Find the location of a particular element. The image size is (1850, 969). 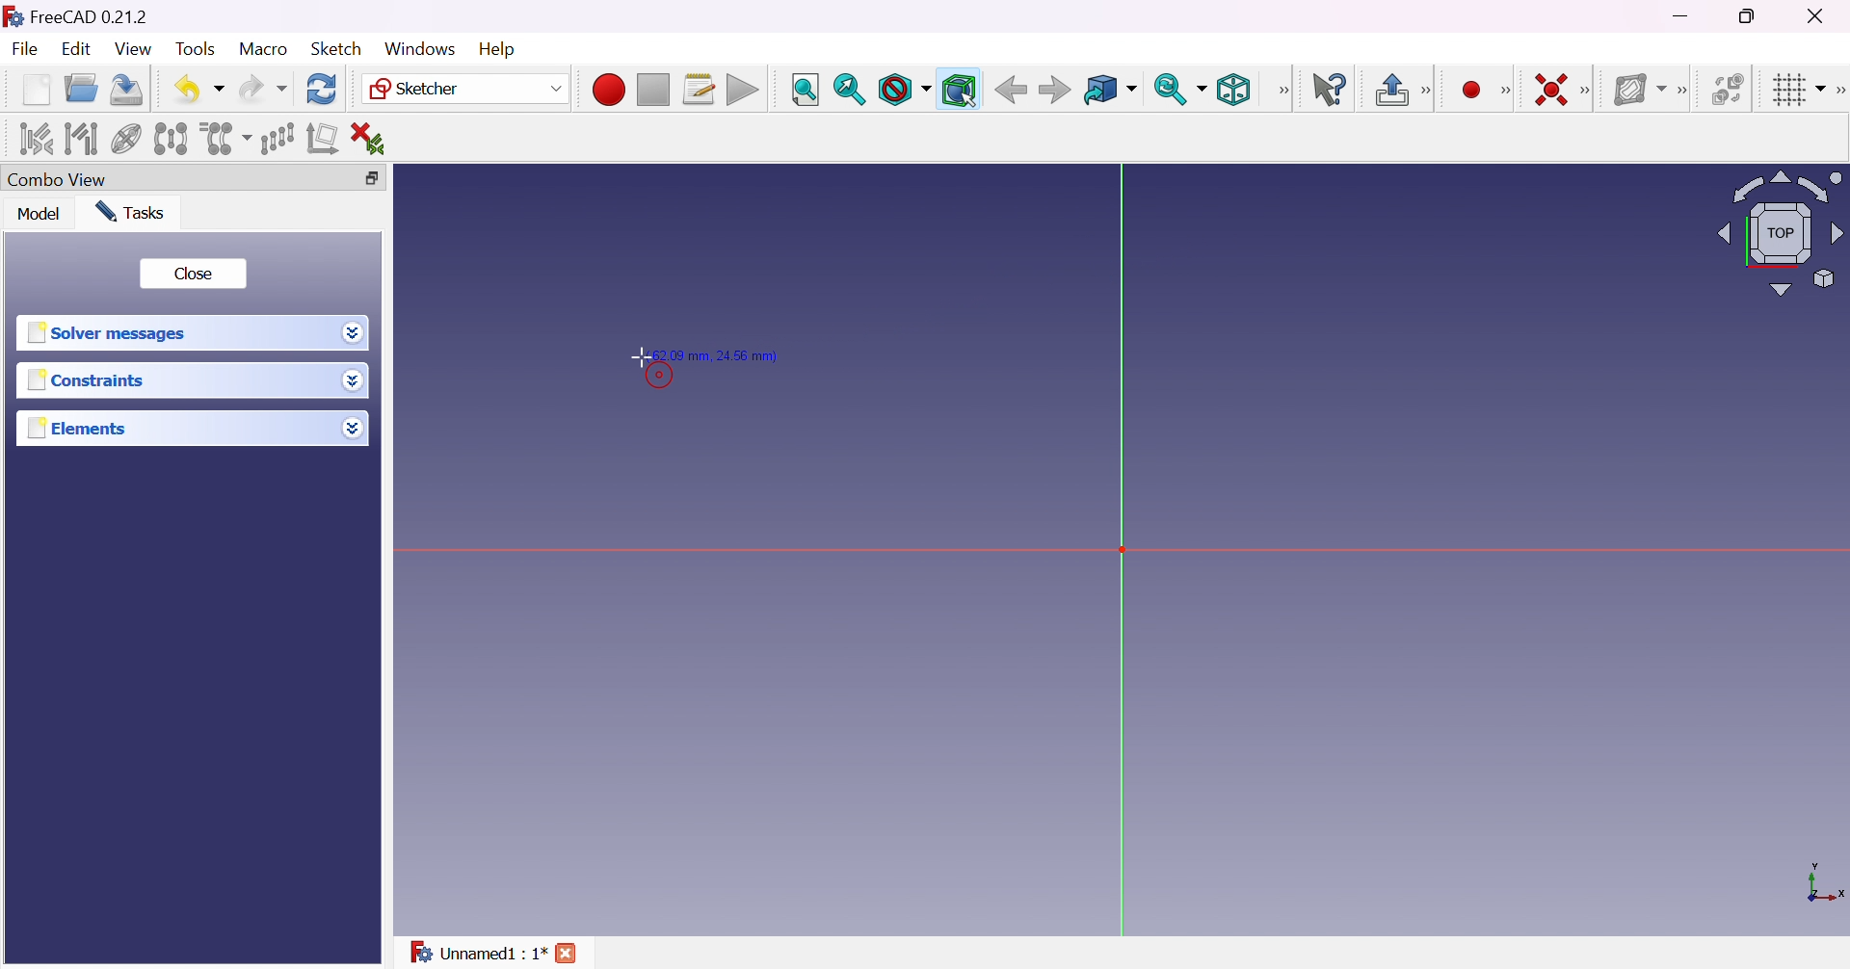

Constraints is located at coordinates (87, 381).